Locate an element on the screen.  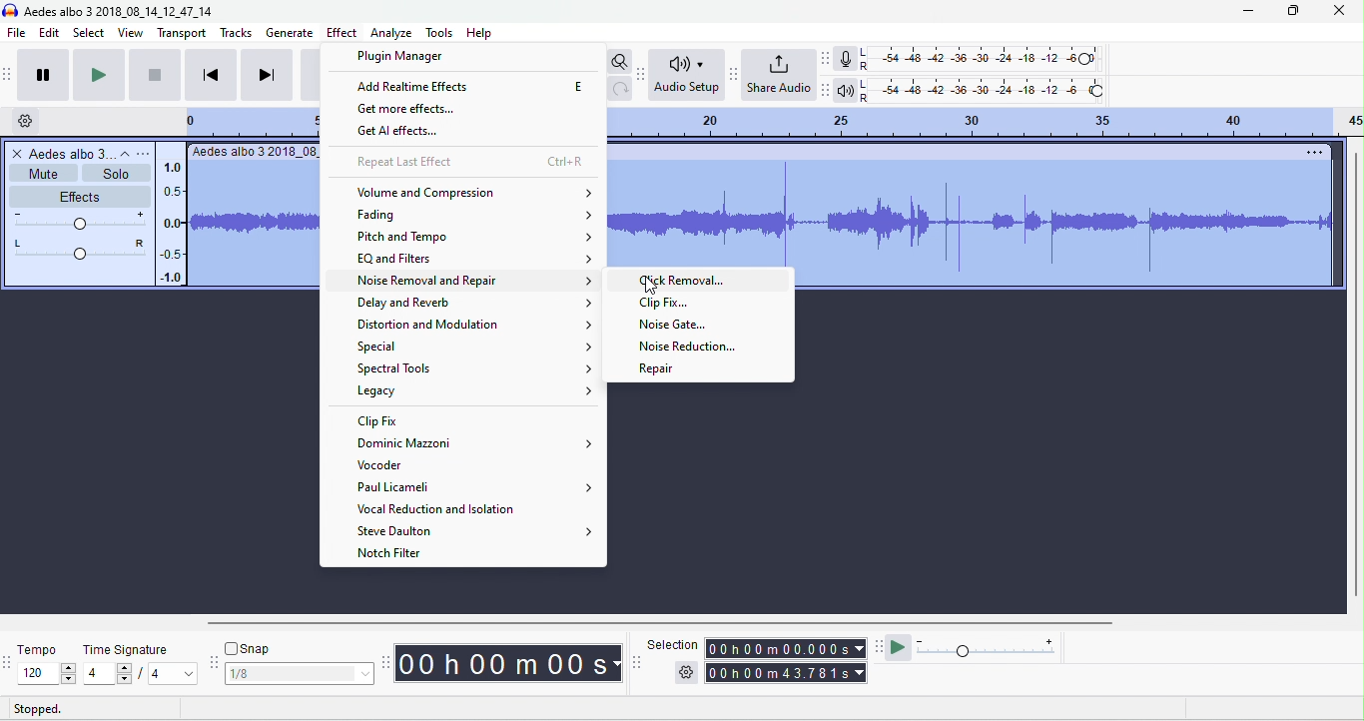
playback level is located at coordinates (993, 89).